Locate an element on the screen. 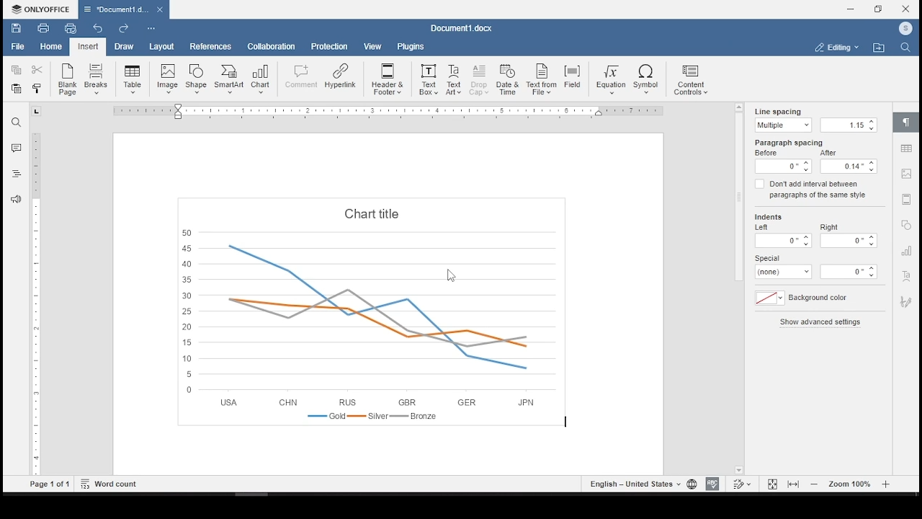  close style is located at coordinates (39, 90).